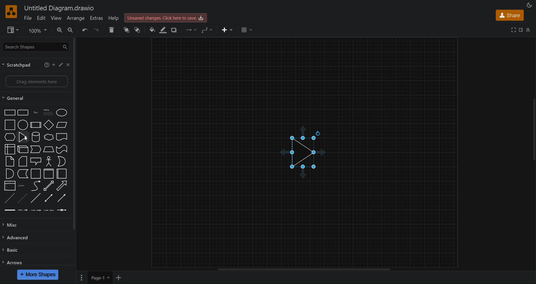 The width and height of the screenshot is (536, 284). Describe the element at coordinates (61, 30) in the screenshot. I see `Zoom In` at that location.